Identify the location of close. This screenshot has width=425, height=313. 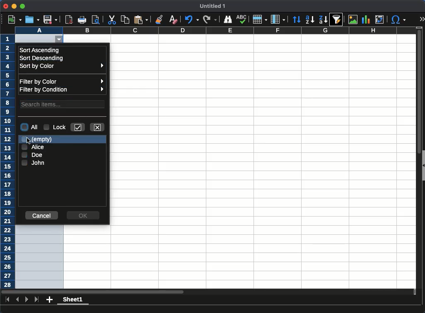
(98, 128).